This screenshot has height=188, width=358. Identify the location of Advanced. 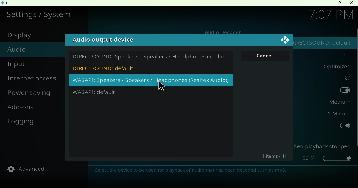
(27, 169).